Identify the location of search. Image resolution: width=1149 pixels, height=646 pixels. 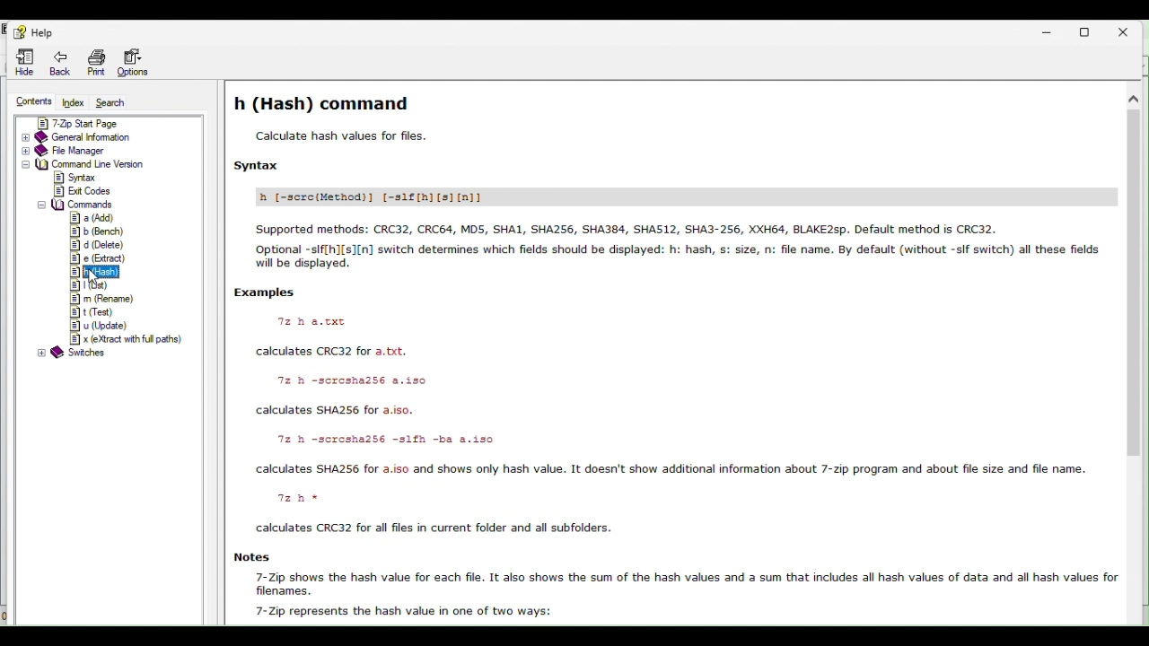
(117, 102).